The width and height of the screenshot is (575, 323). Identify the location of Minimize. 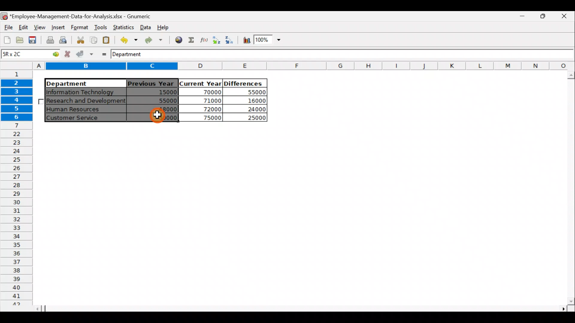
(543, 18).